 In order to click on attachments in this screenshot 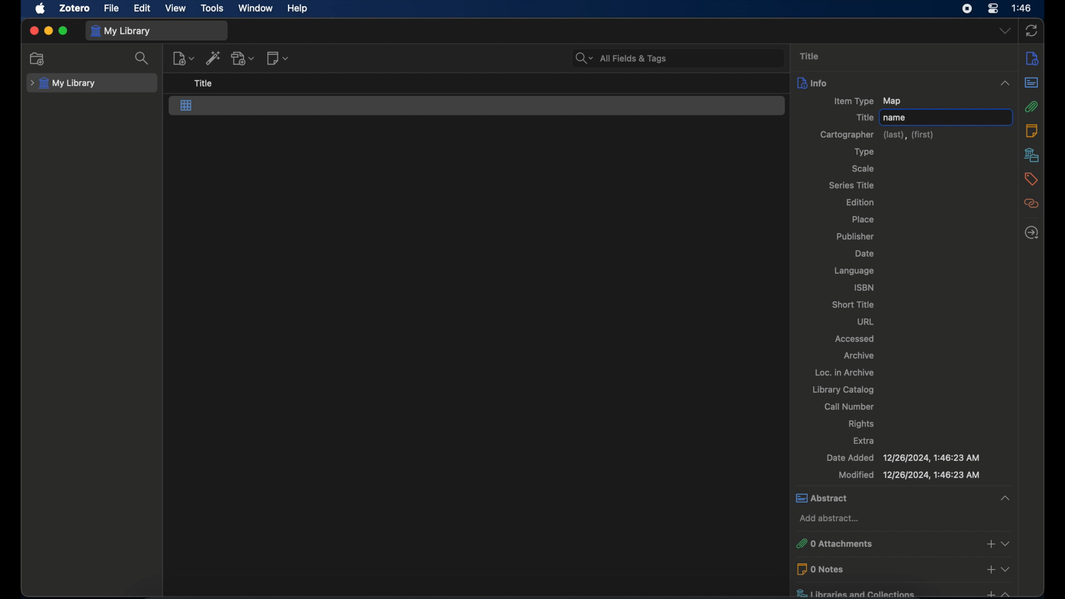, I will do `click(1031, 106)`.